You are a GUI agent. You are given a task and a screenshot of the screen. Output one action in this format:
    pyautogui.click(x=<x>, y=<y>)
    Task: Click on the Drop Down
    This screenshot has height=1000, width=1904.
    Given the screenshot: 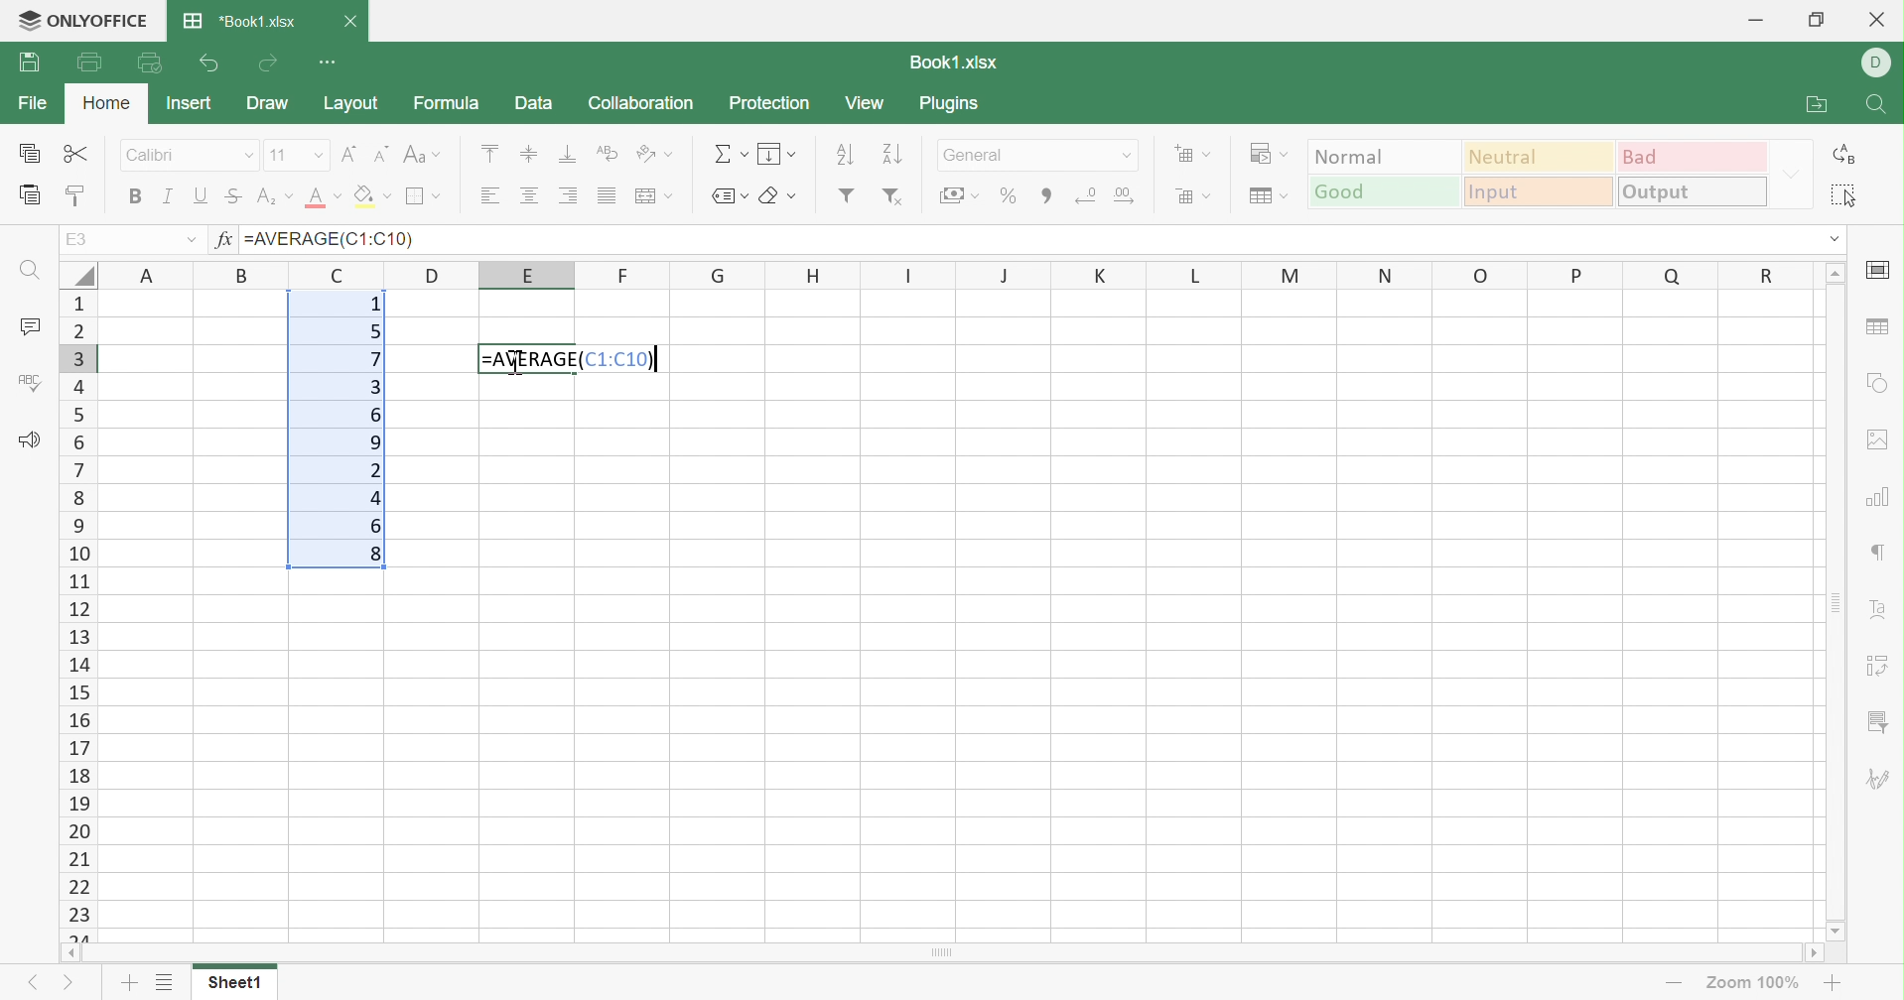 What is the action you would take?
    pyautogui.click(x=190, y=242)
    